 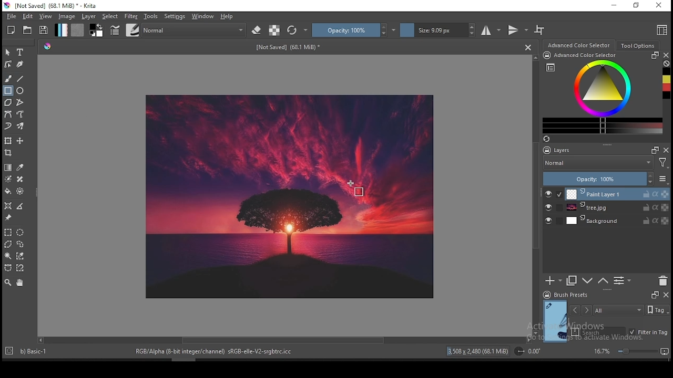 I want to click on advance color selector, so click(x=578, y=45).